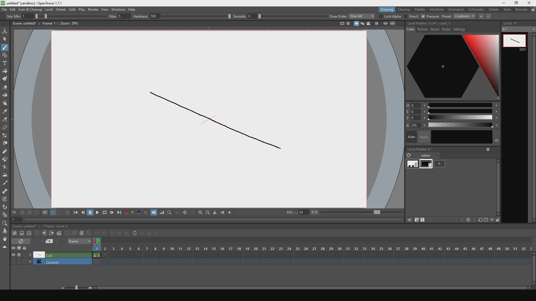 Image resolution: width=536 pixels, height=301 pixels. I want to click on cells, so click(72, 9).